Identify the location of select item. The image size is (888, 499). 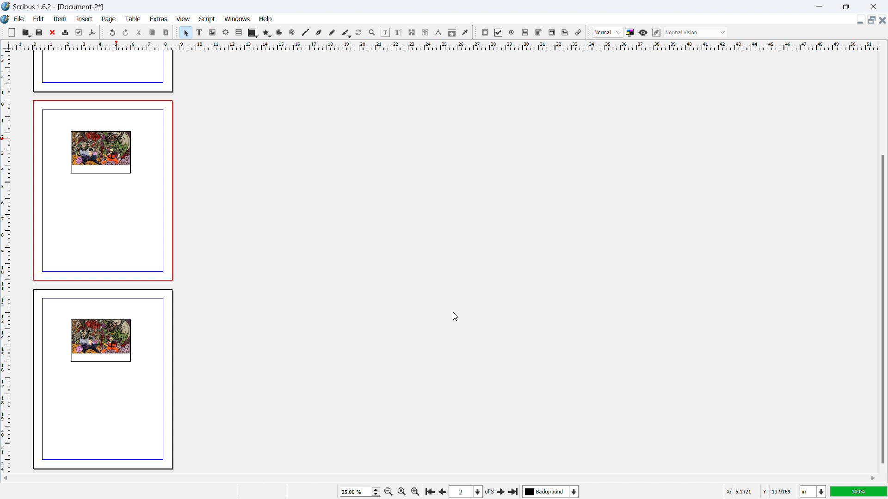
(186, 33).